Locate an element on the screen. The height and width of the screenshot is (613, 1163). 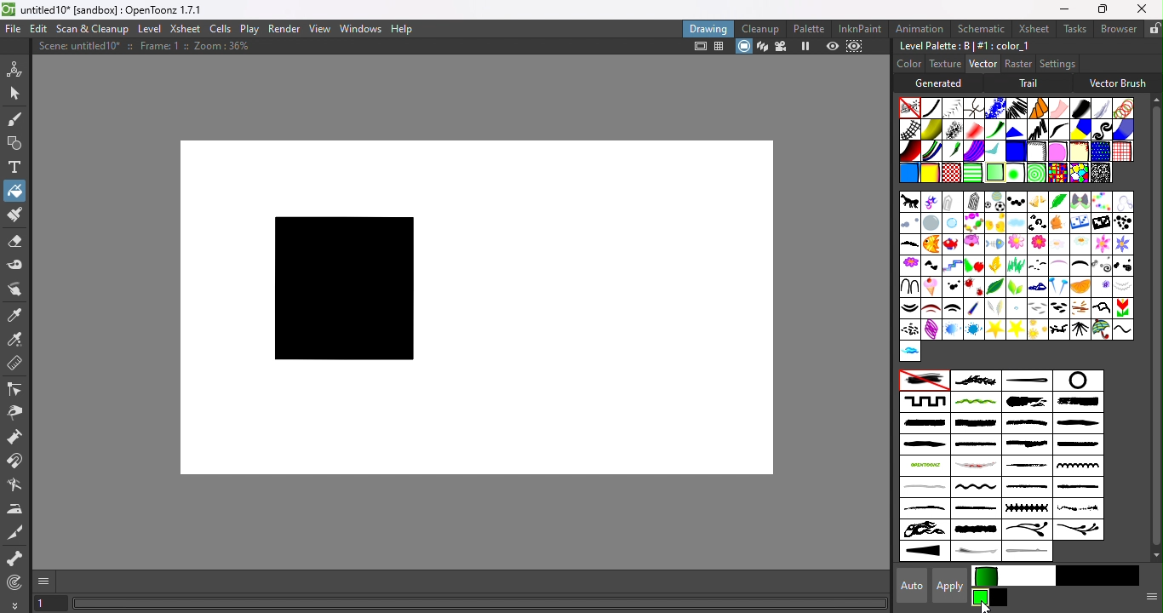
Chain is located at coordinates (975, 107).